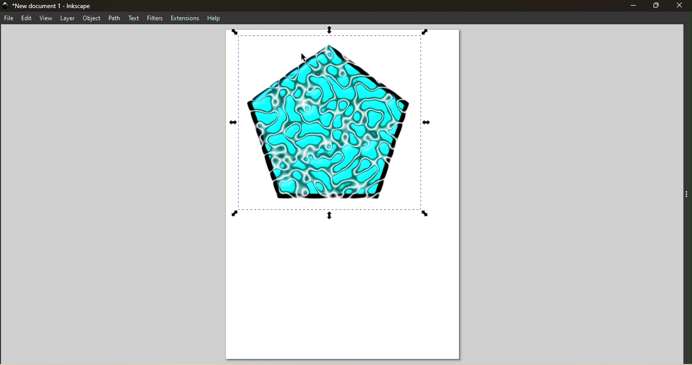 The image size is (692, 365). I want to click on New document 1 - Inkscape, so click(55, 6).